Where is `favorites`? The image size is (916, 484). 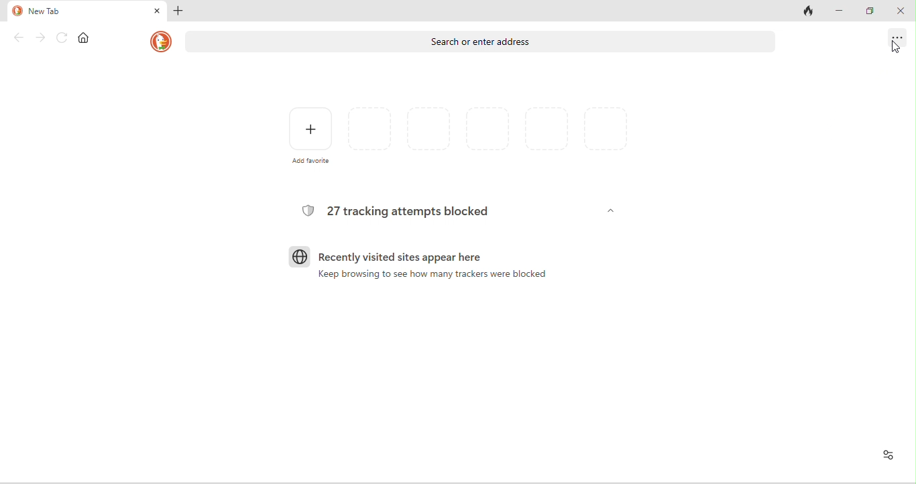 favorites is located at coordinates (488, 131).